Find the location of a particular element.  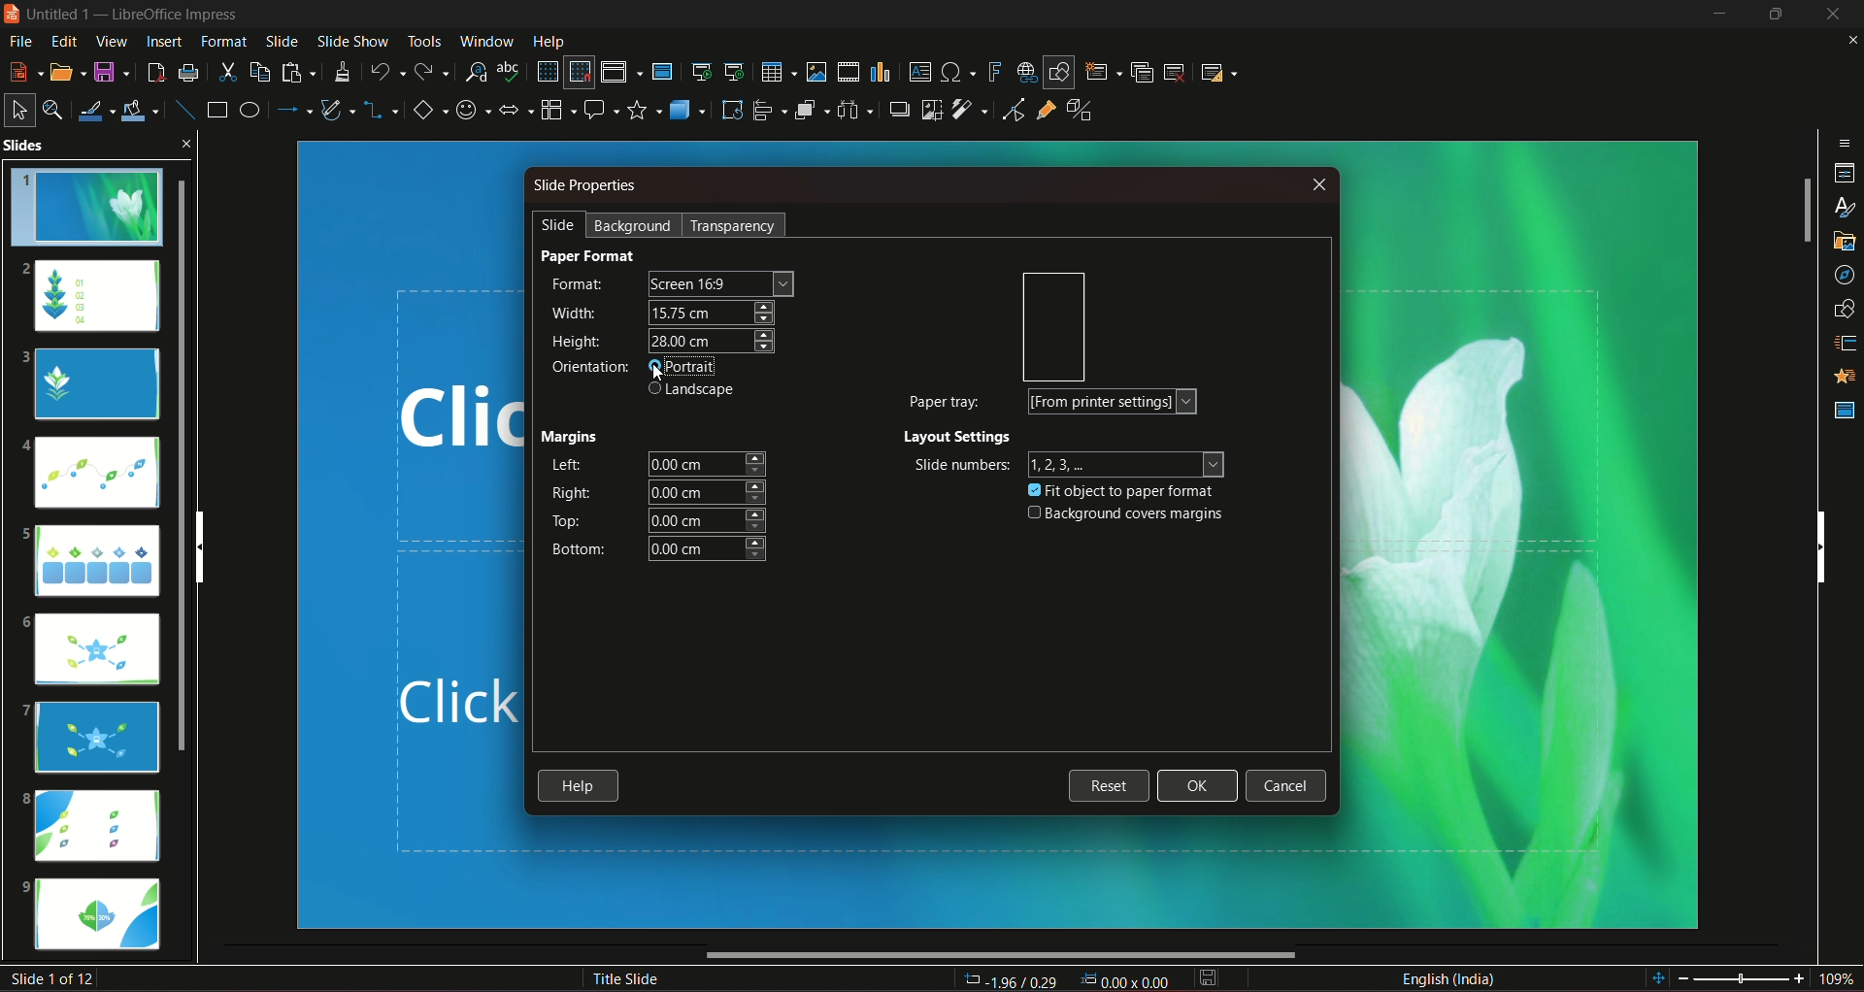

screen size is located at coordinates (719, 283).